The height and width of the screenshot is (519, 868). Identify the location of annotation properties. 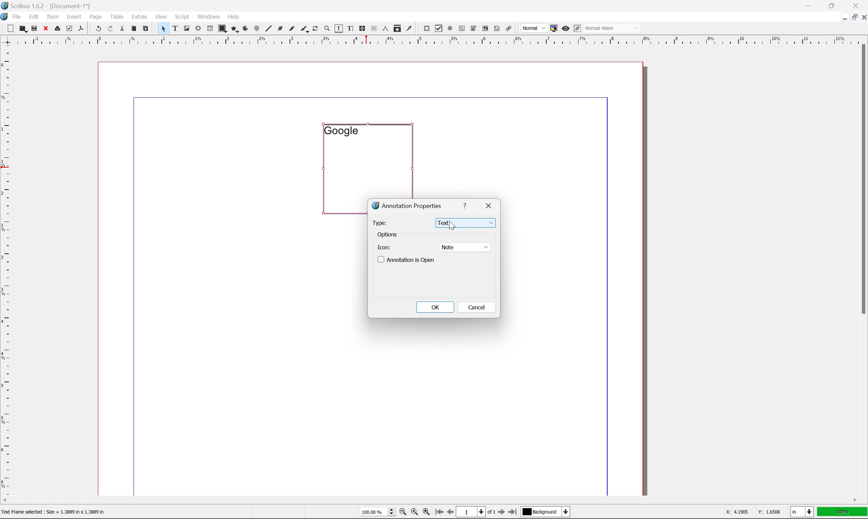
(408, 205).